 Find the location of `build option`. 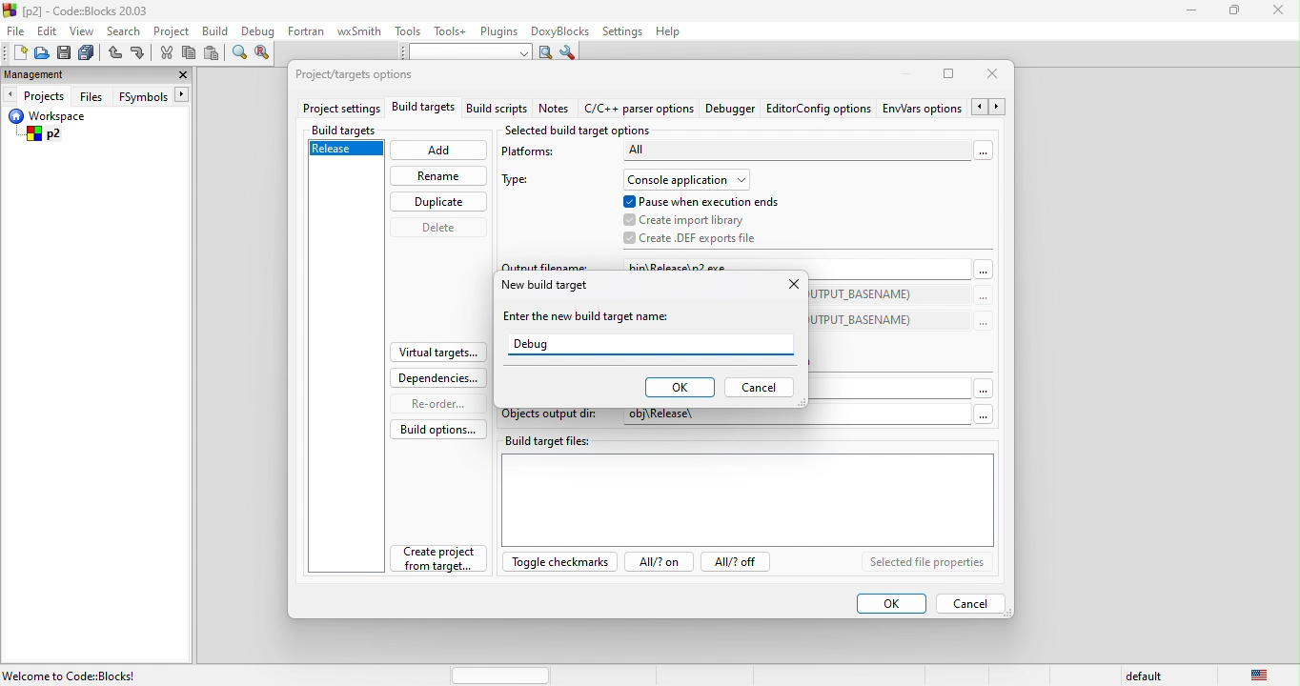

build option is located at coordinates (433, 428).